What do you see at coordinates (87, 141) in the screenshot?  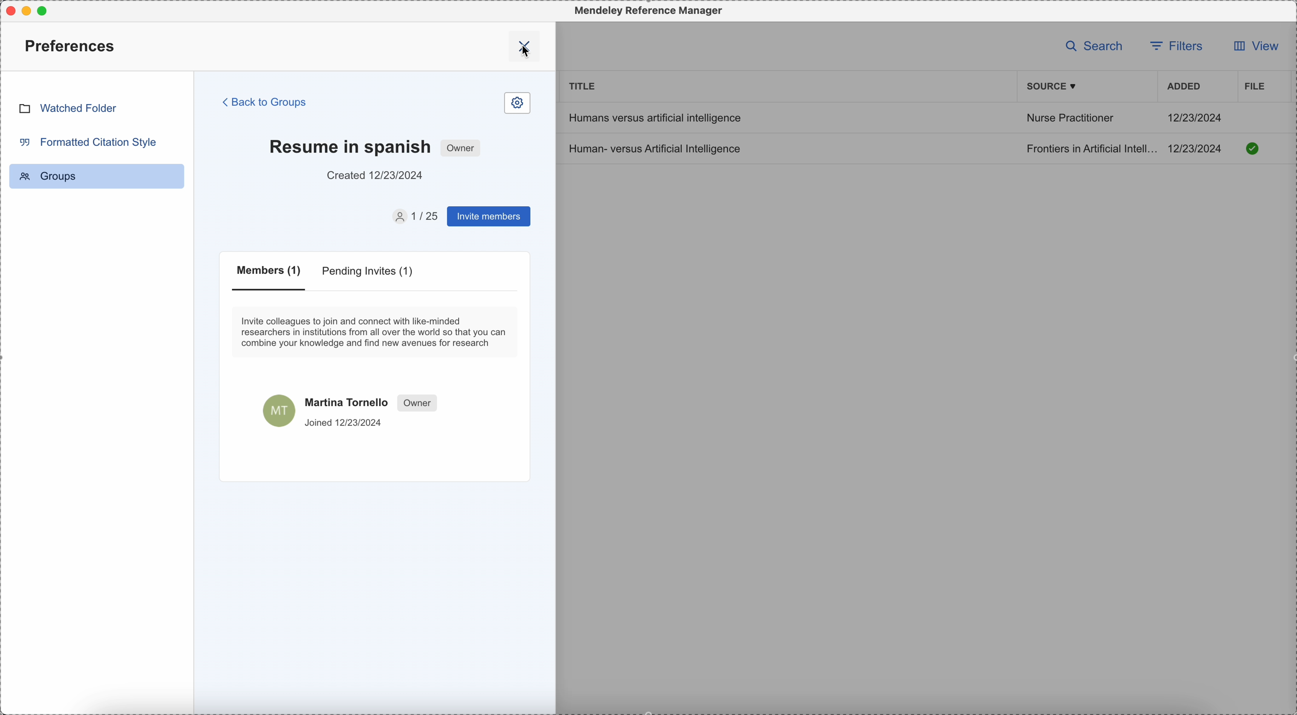 I see `formatted  citation style` at bounding box center [87, 141].